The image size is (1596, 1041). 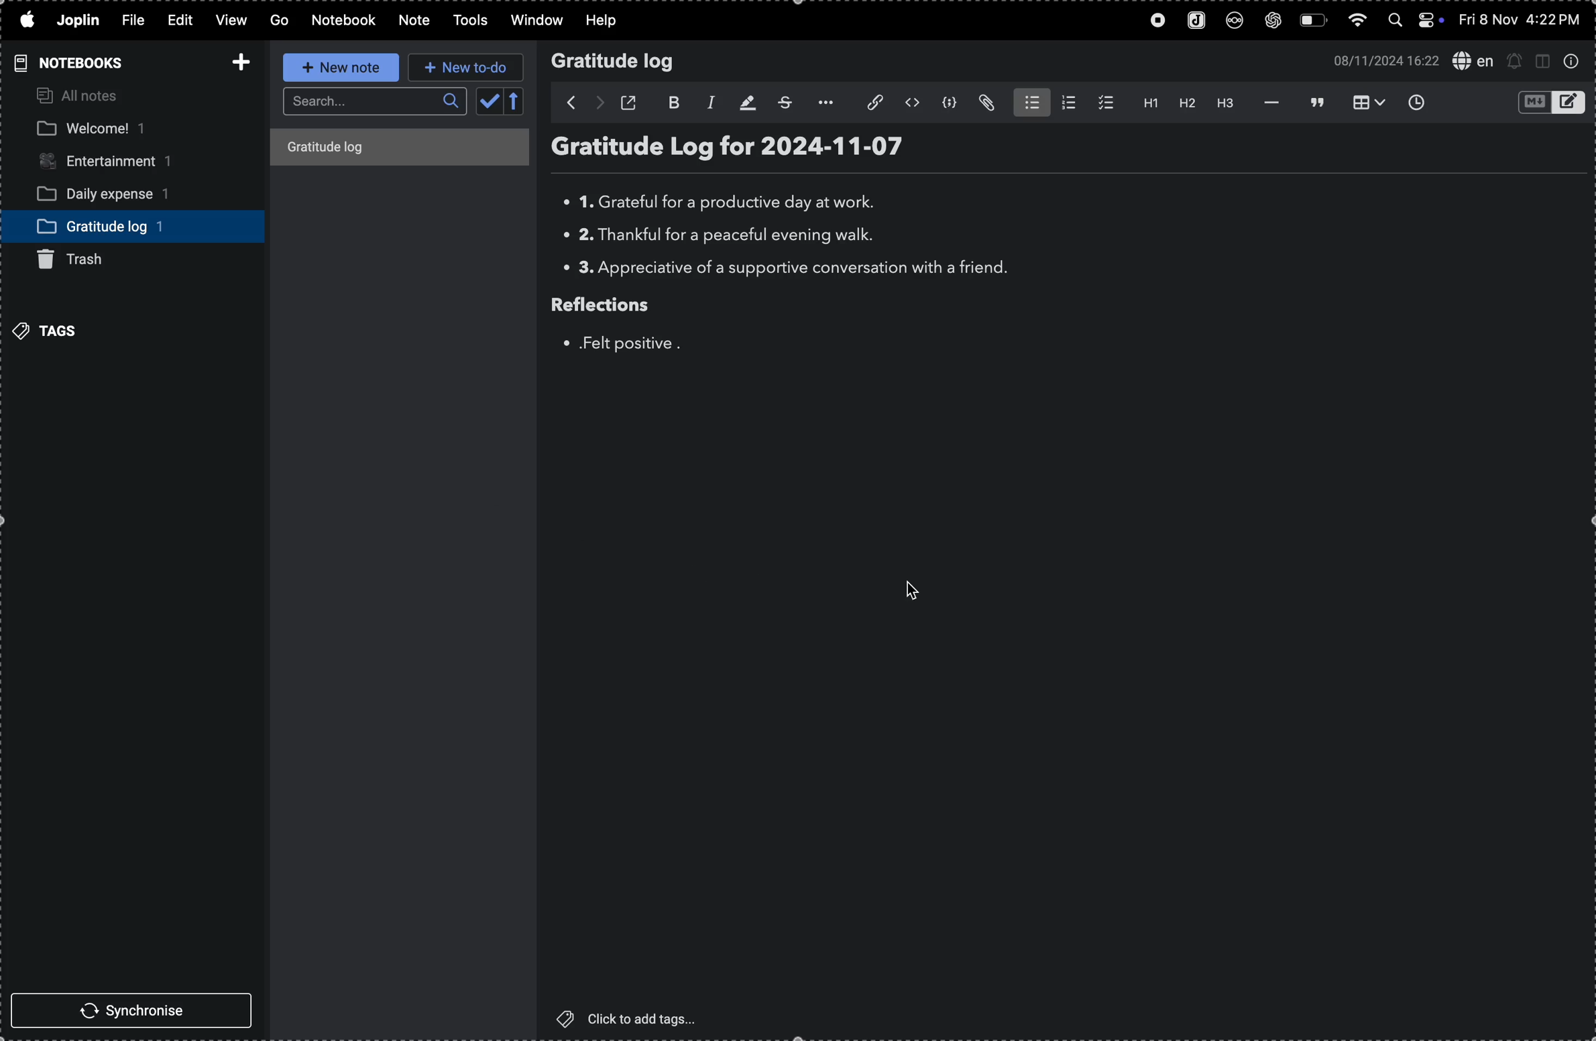 What do you see at coordinates (1315, 103) in the screenshot?
I see `blockquote` at bounding box center [1315, 103].